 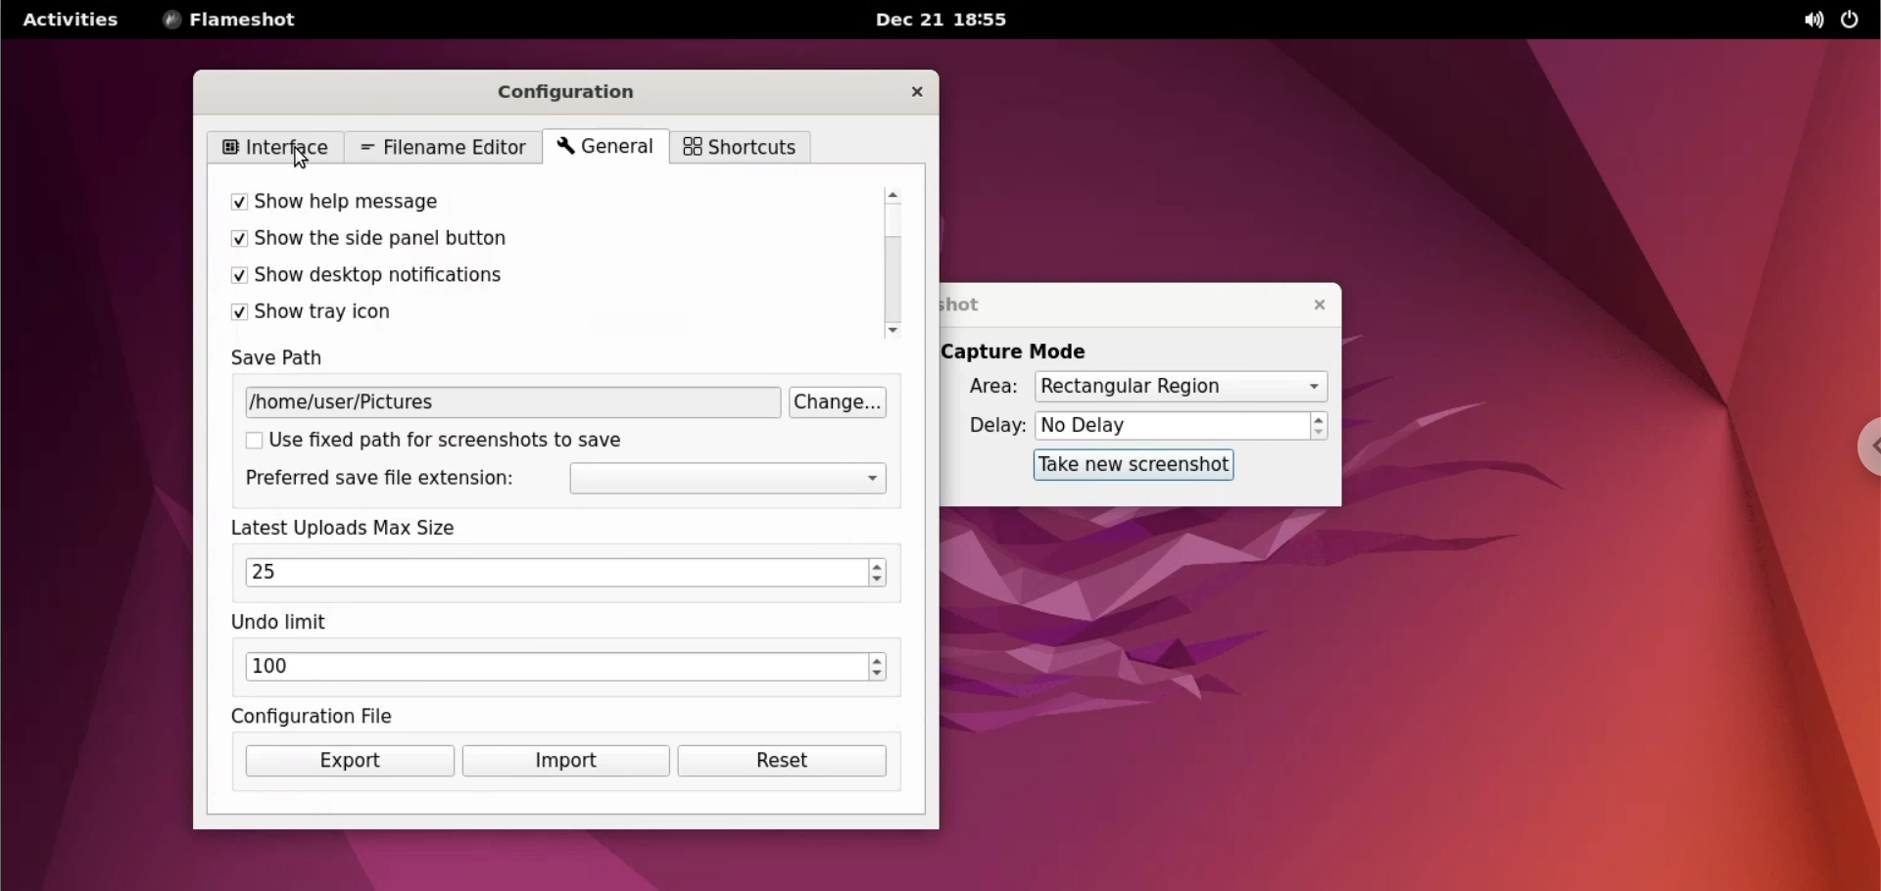 What do you see at coordinates (981, 388) in the screenshot?
I see `area` at bounding box center [981, 388].